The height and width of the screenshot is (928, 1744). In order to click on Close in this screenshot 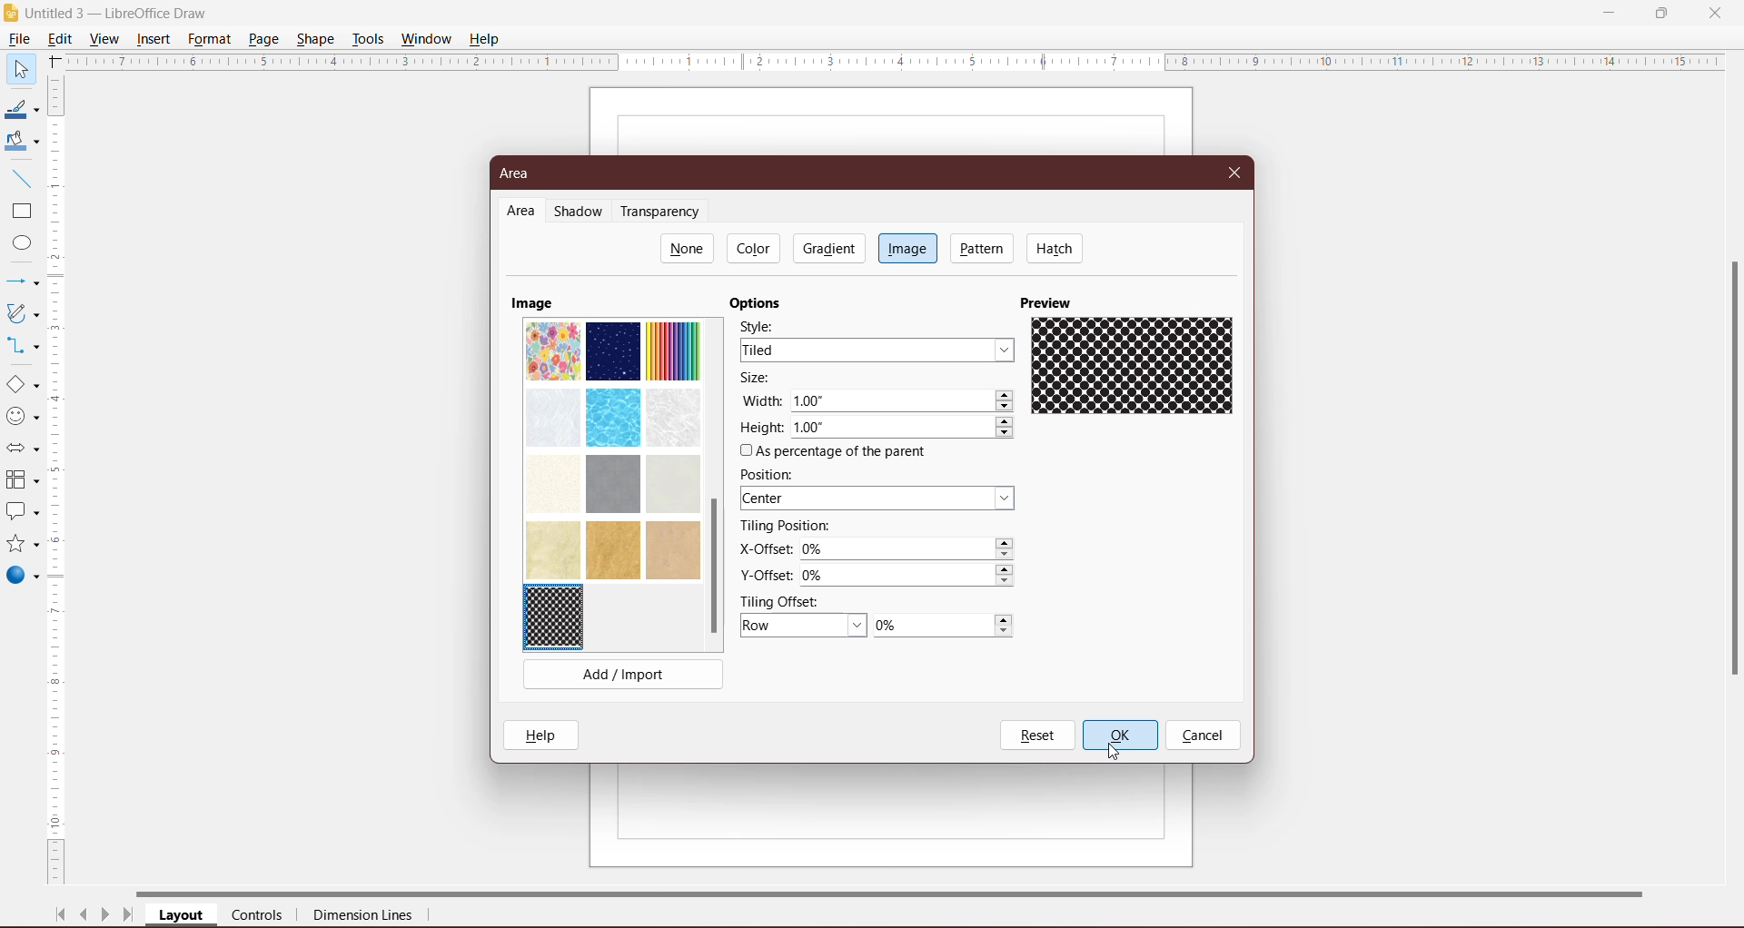, I will do `click(1715, 12)`.